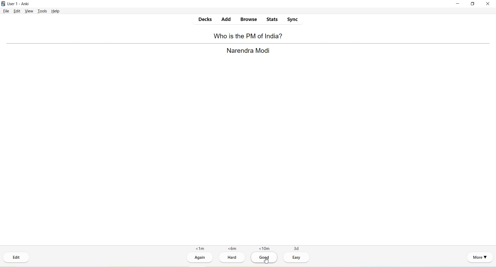  Describe the element at coordinates (42, 11) in the screenshot. I see `Tools` at that location.